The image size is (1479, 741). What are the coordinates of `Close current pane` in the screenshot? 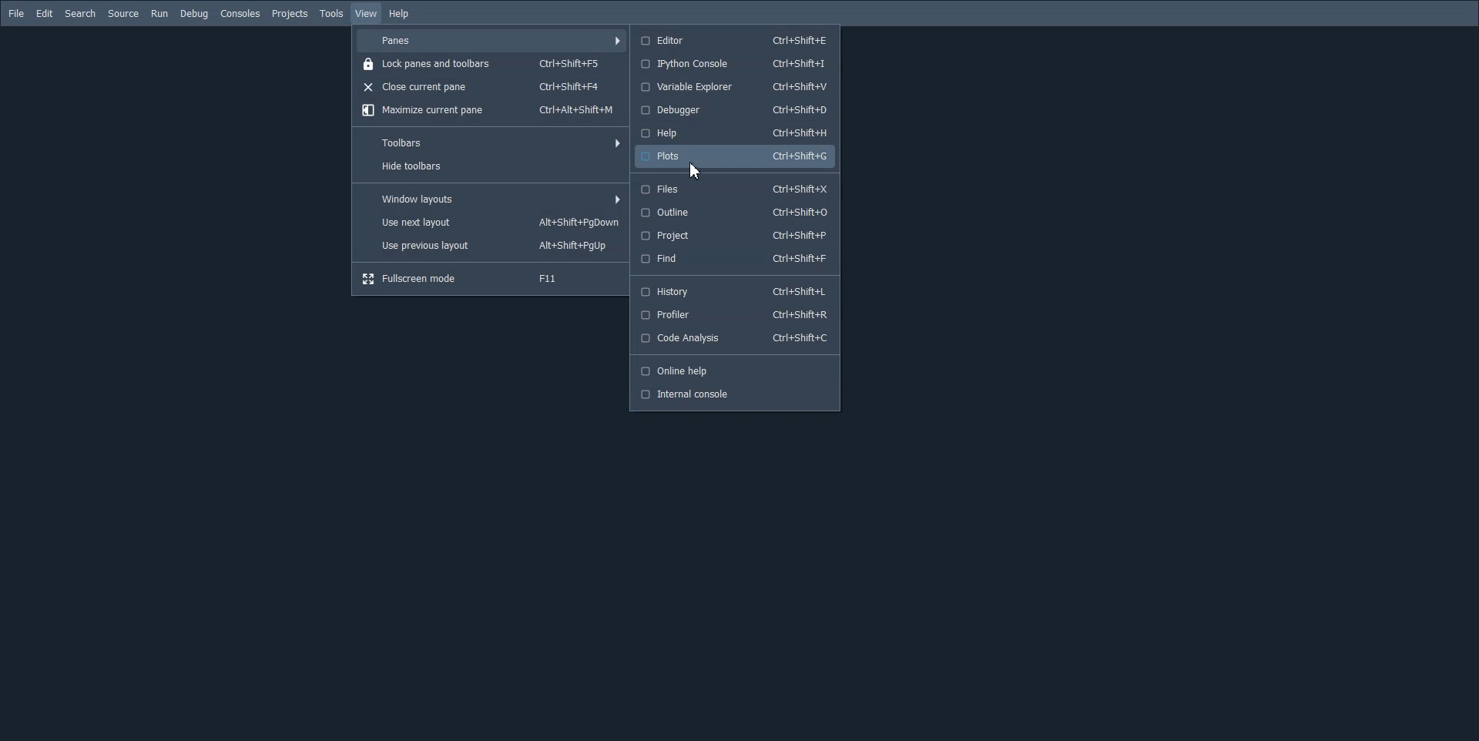 It's located at (490, 86).